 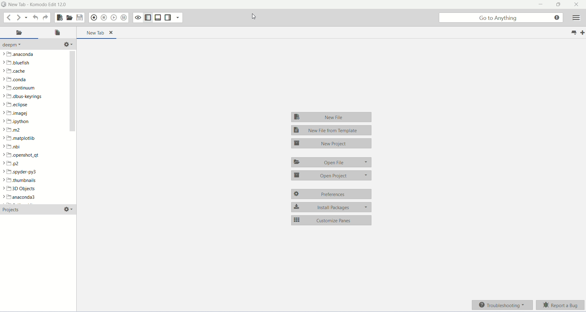 What do you see at coordinates (13, 130) in the screenshot?
I see `m2` at bounding box center [13, 130].